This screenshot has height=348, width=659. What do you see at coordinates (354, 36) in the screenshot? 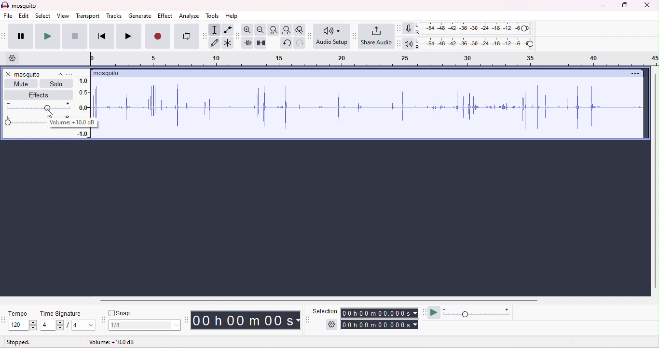
I see `share audio tool bar` at bounding box center [354, 36].